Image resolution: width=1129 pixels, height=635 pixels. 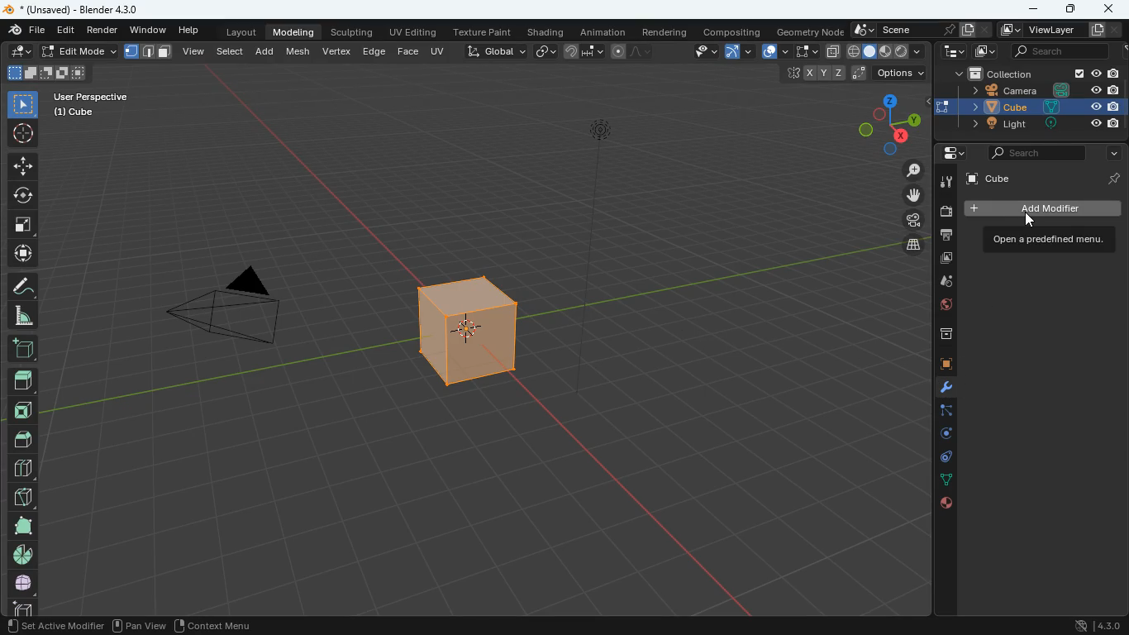 I want to click on context, so click(x=226, y=625).